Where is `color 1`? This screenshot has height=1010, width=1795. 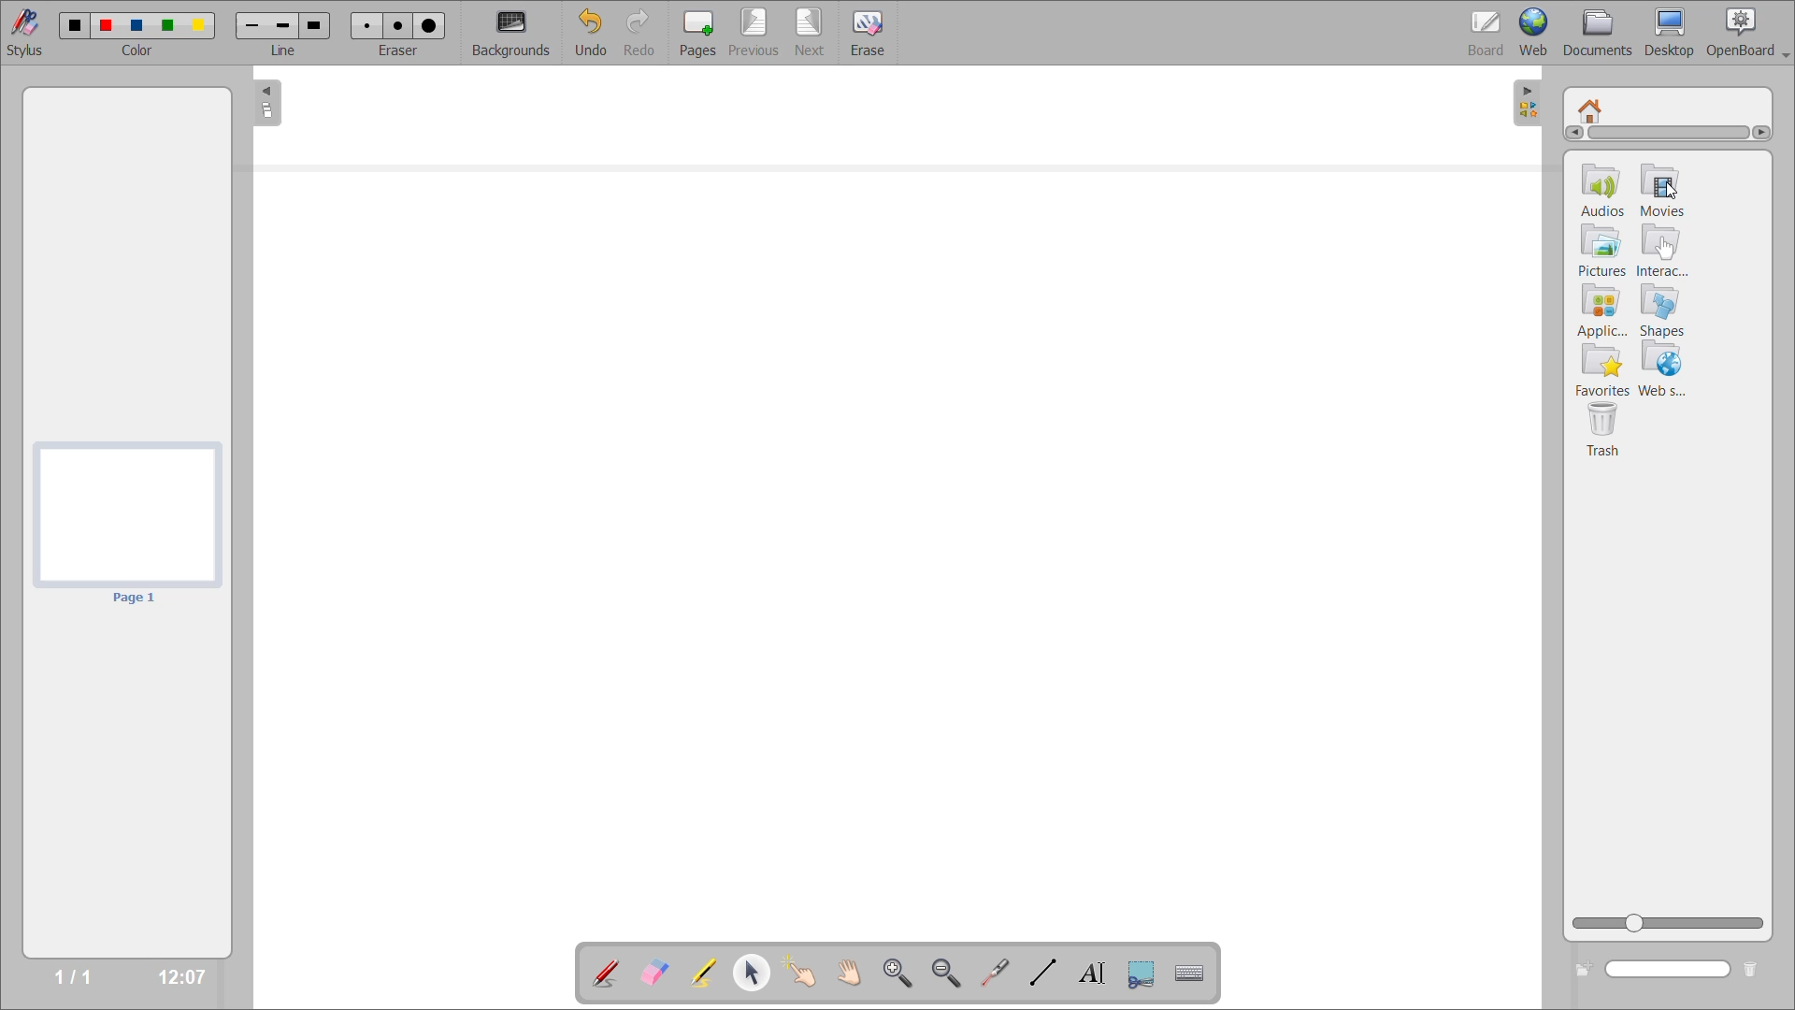
color 1 is located at coordinates (74, 25).